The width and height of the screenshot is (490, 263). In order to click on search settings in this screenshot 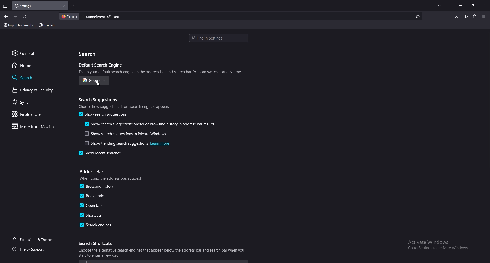, I will do `click(218, 38)`.